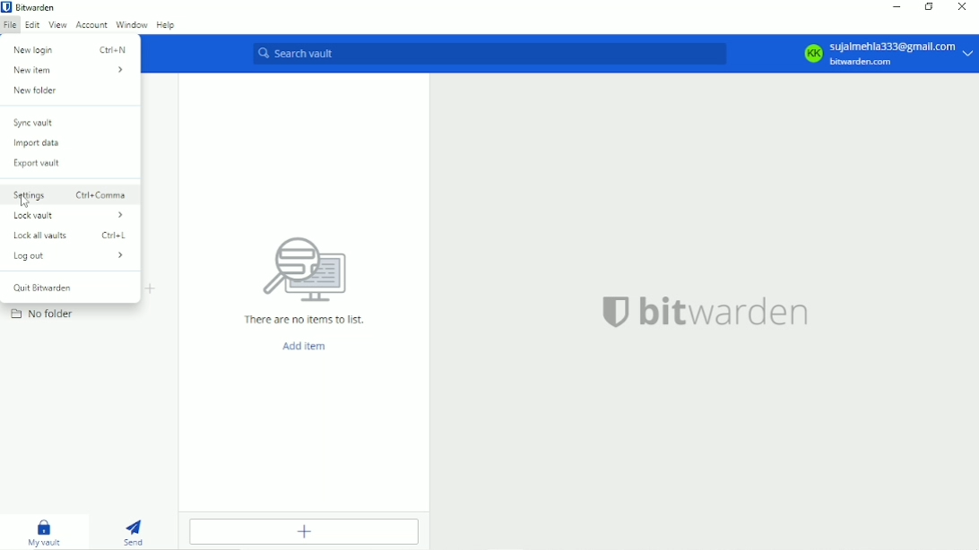 This screenshot has height=550, width=979. Describe the element at coordinates (71, 236) in the screenshot. I see `Lock all vaults` at that location.